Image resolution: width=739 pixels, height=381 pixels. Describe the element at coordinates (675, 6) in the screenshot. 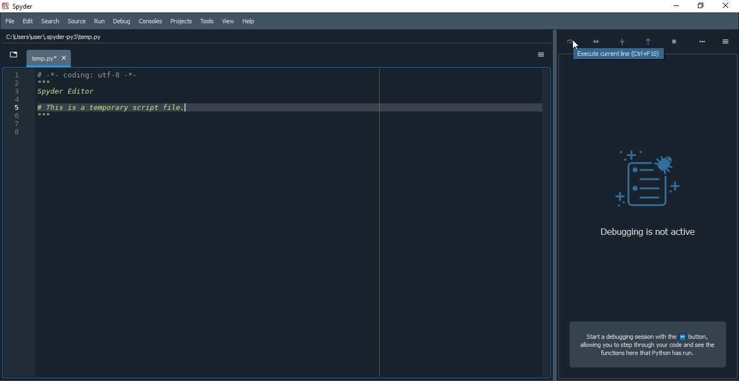

I see `minimise` at that location.